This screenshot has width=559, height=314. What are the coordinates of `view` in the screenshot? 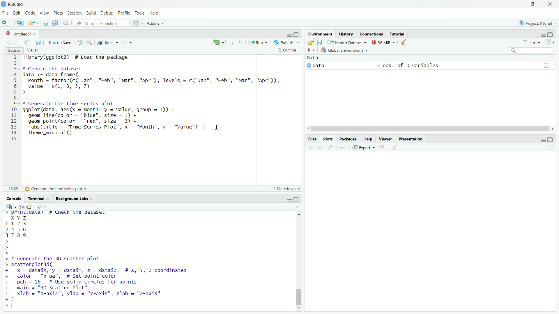 It's located at (44, 13).